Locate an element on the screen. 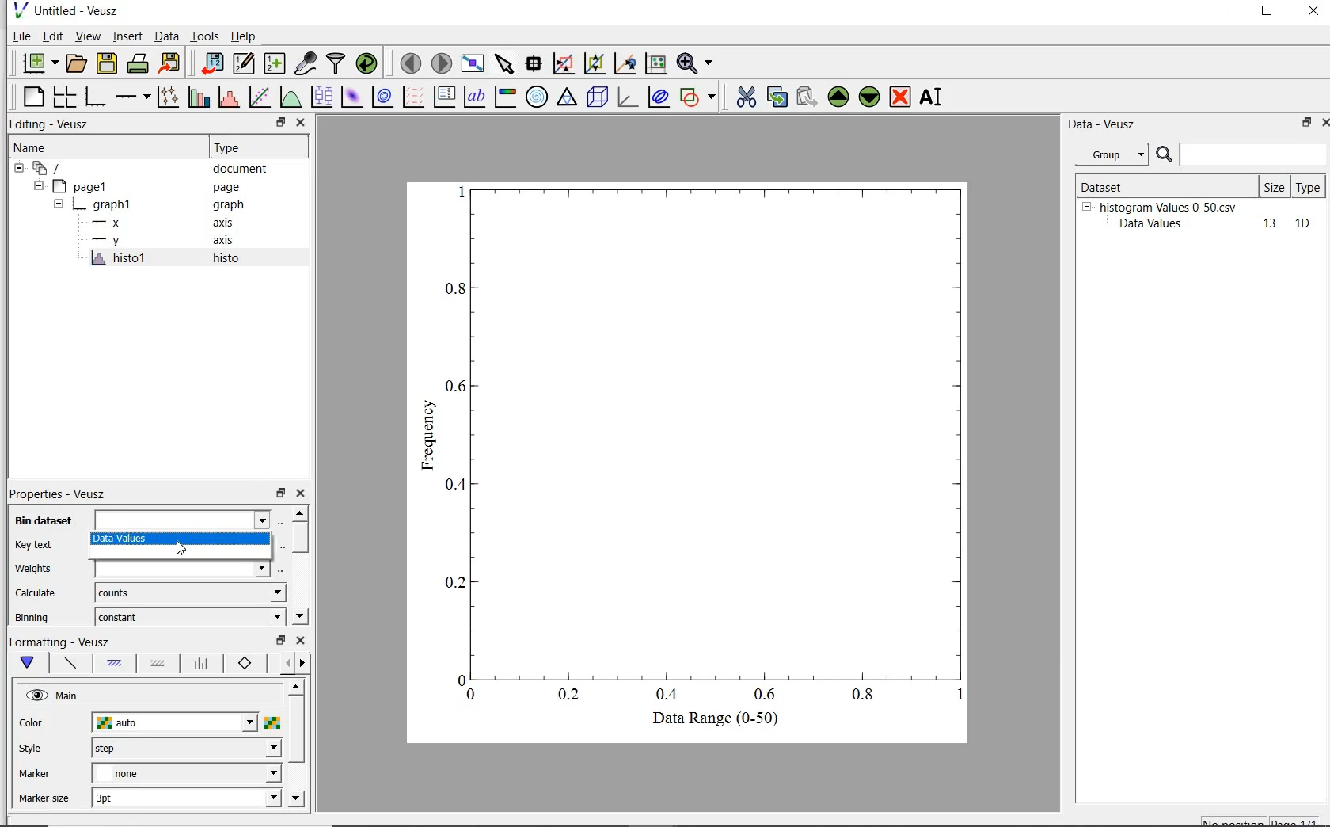  move to previous page is located at coordinates (410, 63).